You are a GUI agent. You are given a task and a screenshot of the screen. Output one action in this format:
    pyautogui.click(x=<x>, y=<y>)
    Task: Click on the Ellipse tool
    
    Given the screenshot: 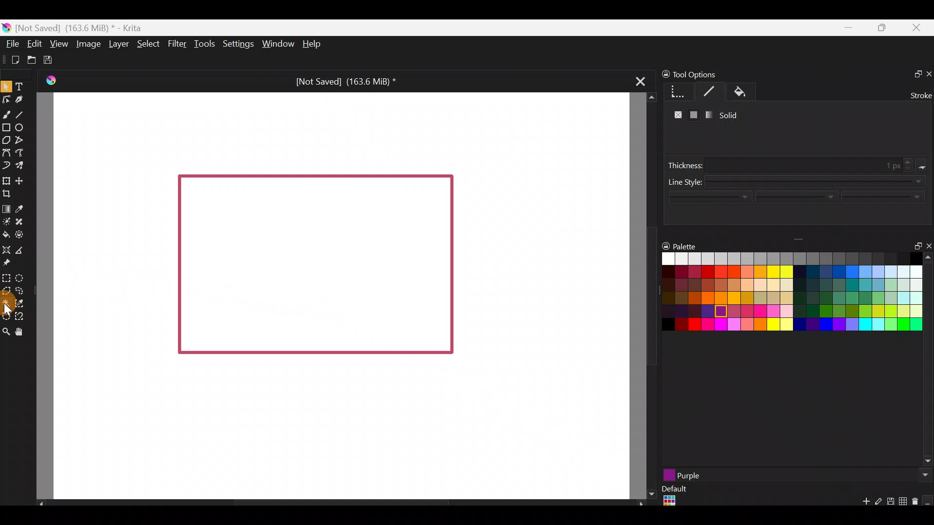 What is the action you would take?
    pyautogui.click(x=23, y=127)
    